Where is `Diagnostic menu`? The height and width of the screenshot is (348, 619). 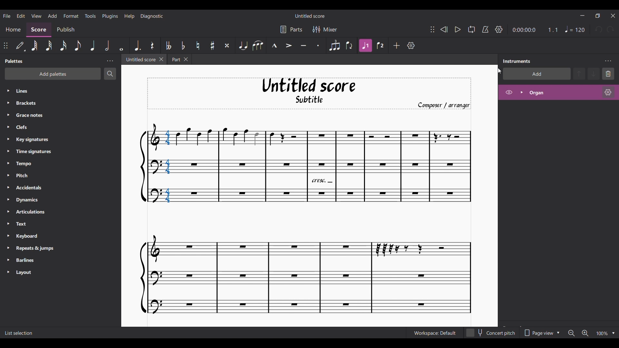
Diagnostic menu is located at coordinates (152, 16).